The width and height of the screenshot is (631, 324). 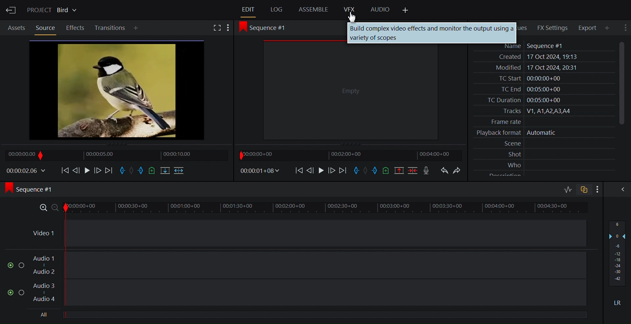 I want to click on Timeline, so click(x=348, y=154).